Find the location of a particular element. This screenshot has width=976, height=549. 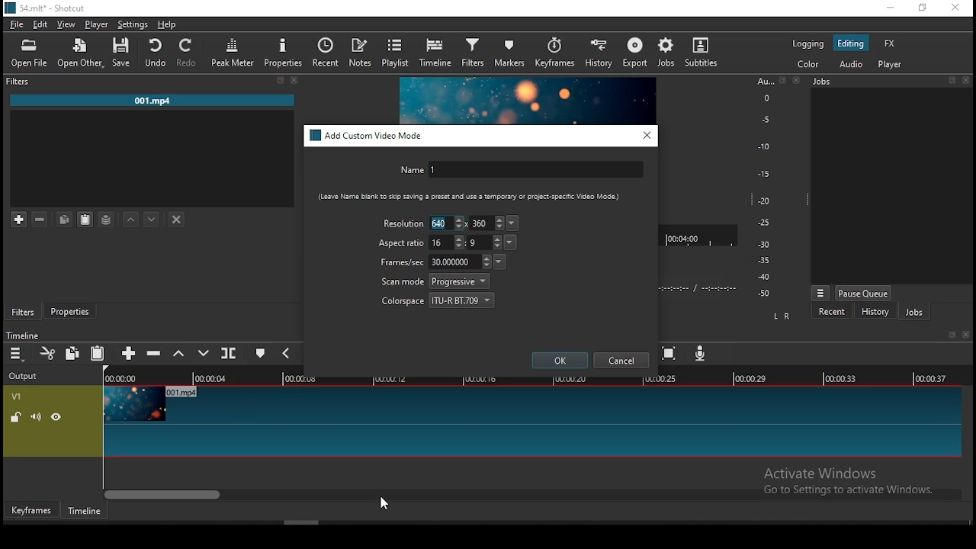

frames per second presets is located at coordinates (499, 261).